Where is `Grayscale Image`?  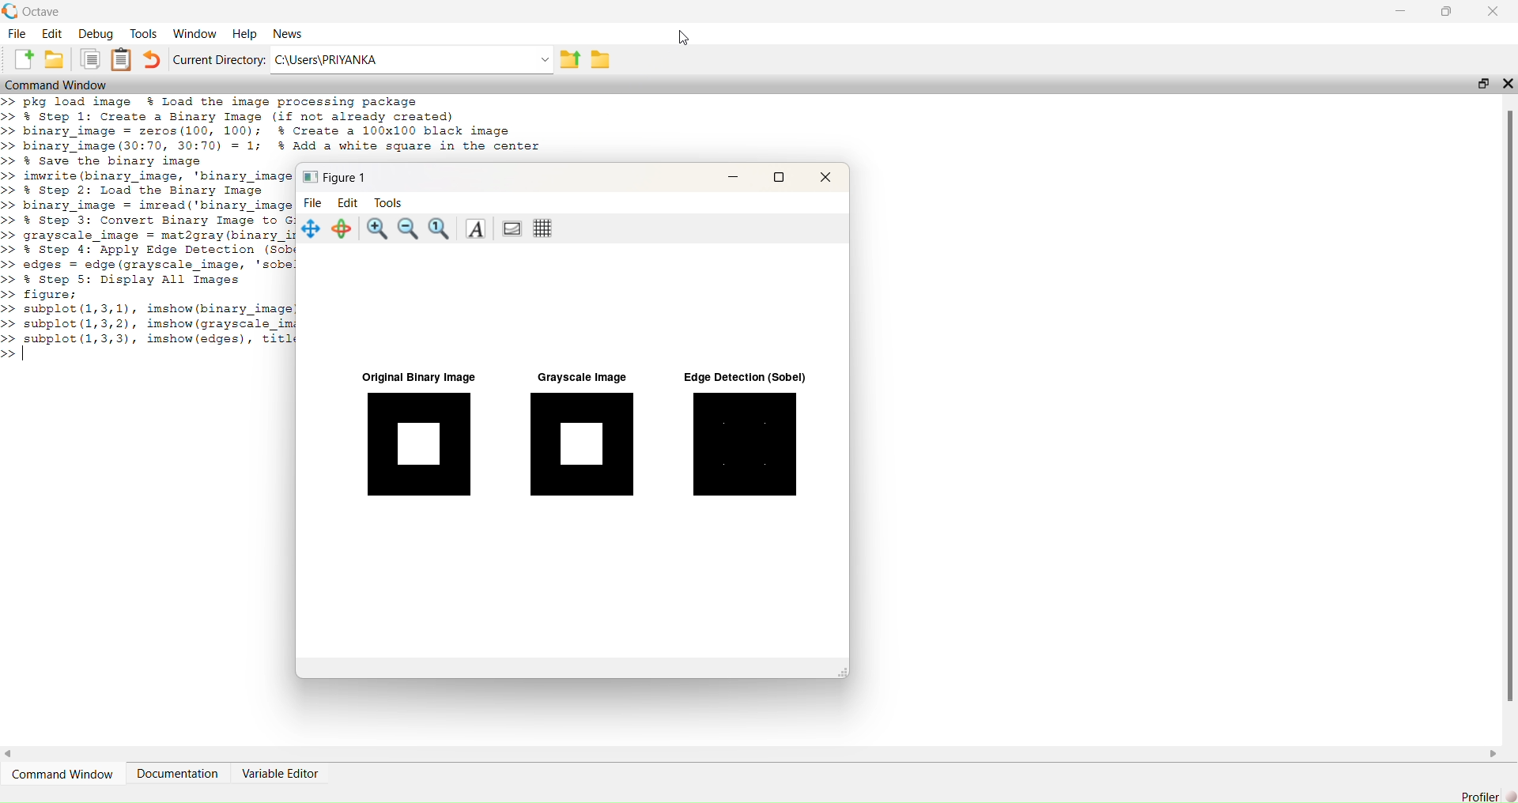 Grayscale Image is located at coordinates (583, 378).